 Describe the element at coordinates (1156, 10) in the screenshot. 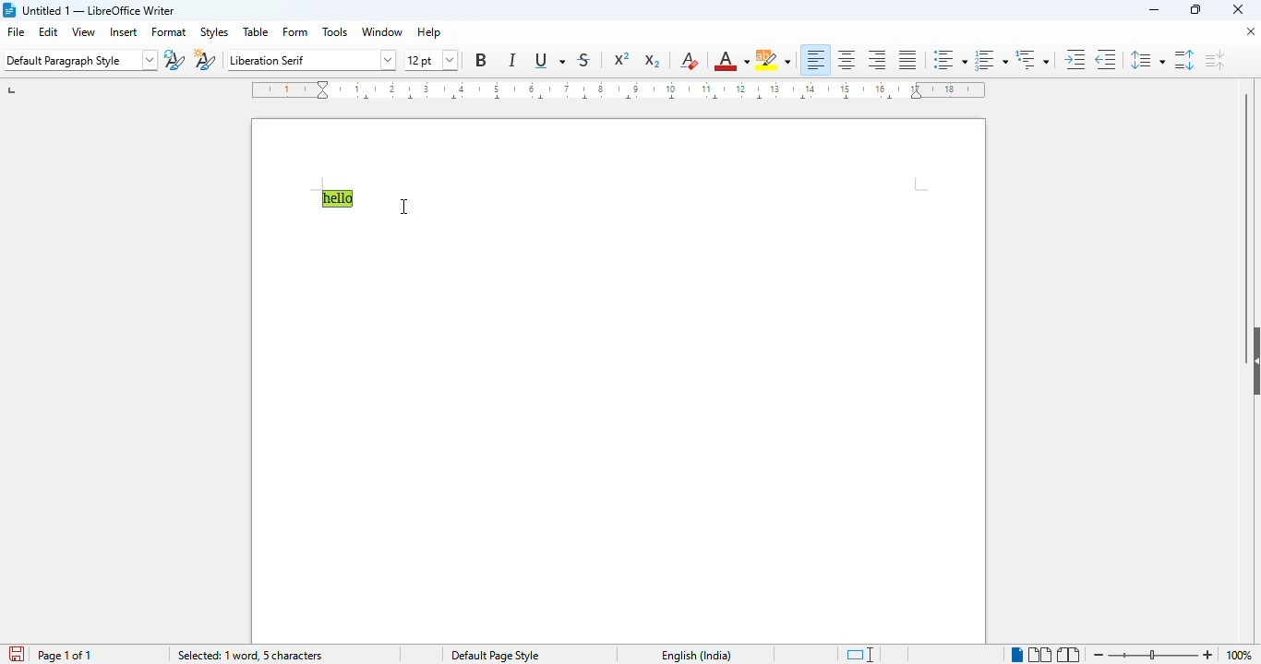

I see `minimize` at that location.